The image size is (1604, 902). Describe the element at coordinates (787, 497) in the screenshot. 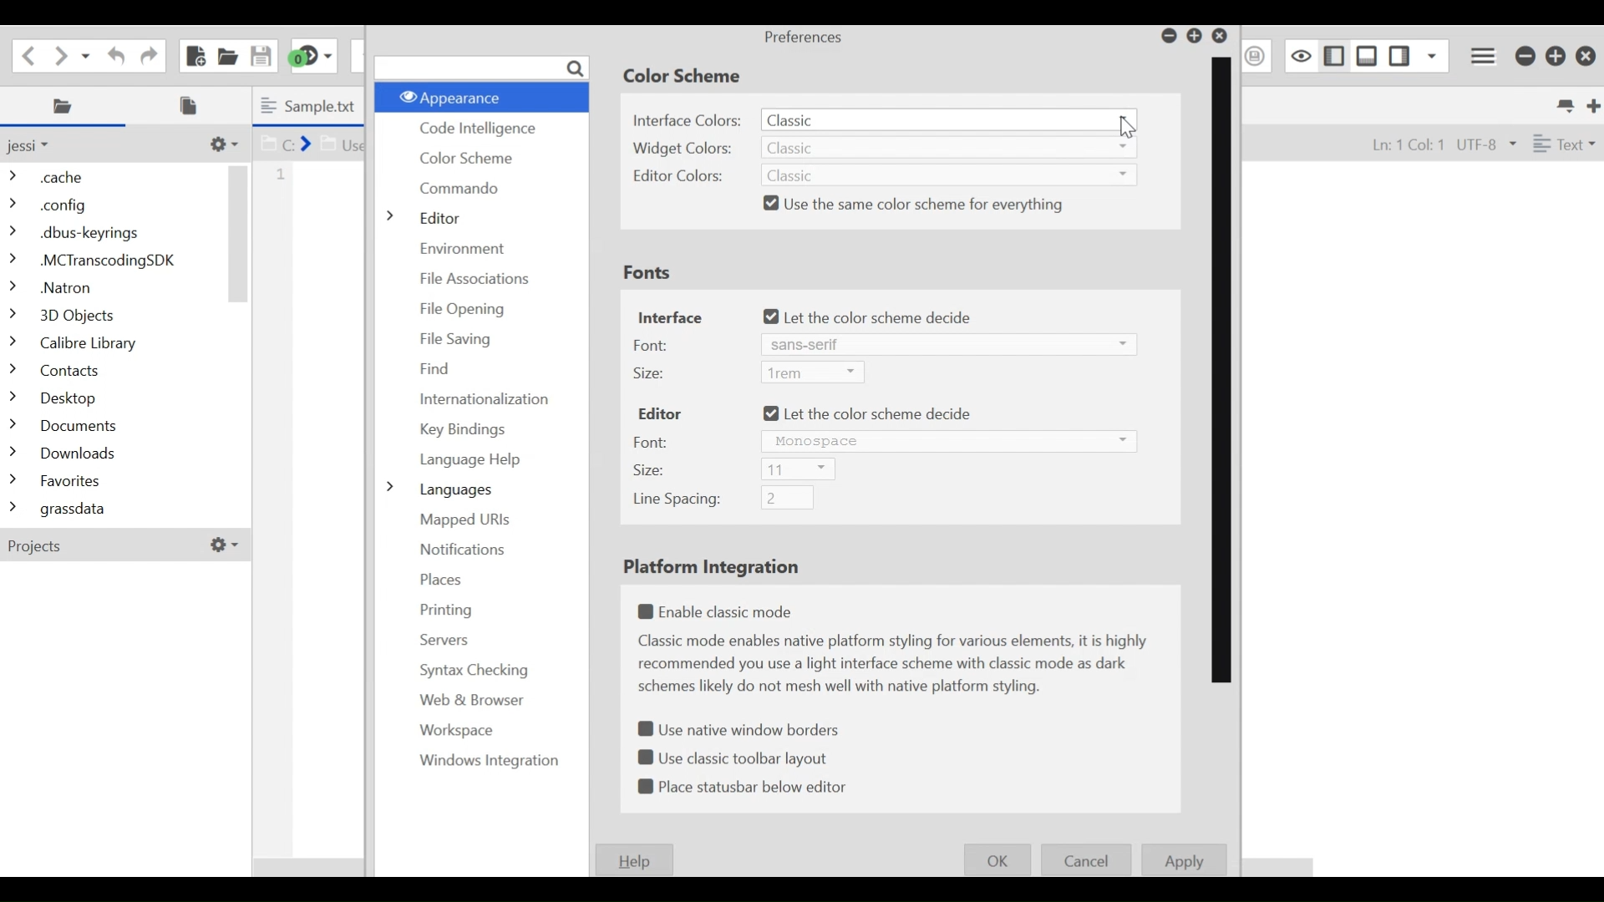

I see `Line Spacing Field` at that location.